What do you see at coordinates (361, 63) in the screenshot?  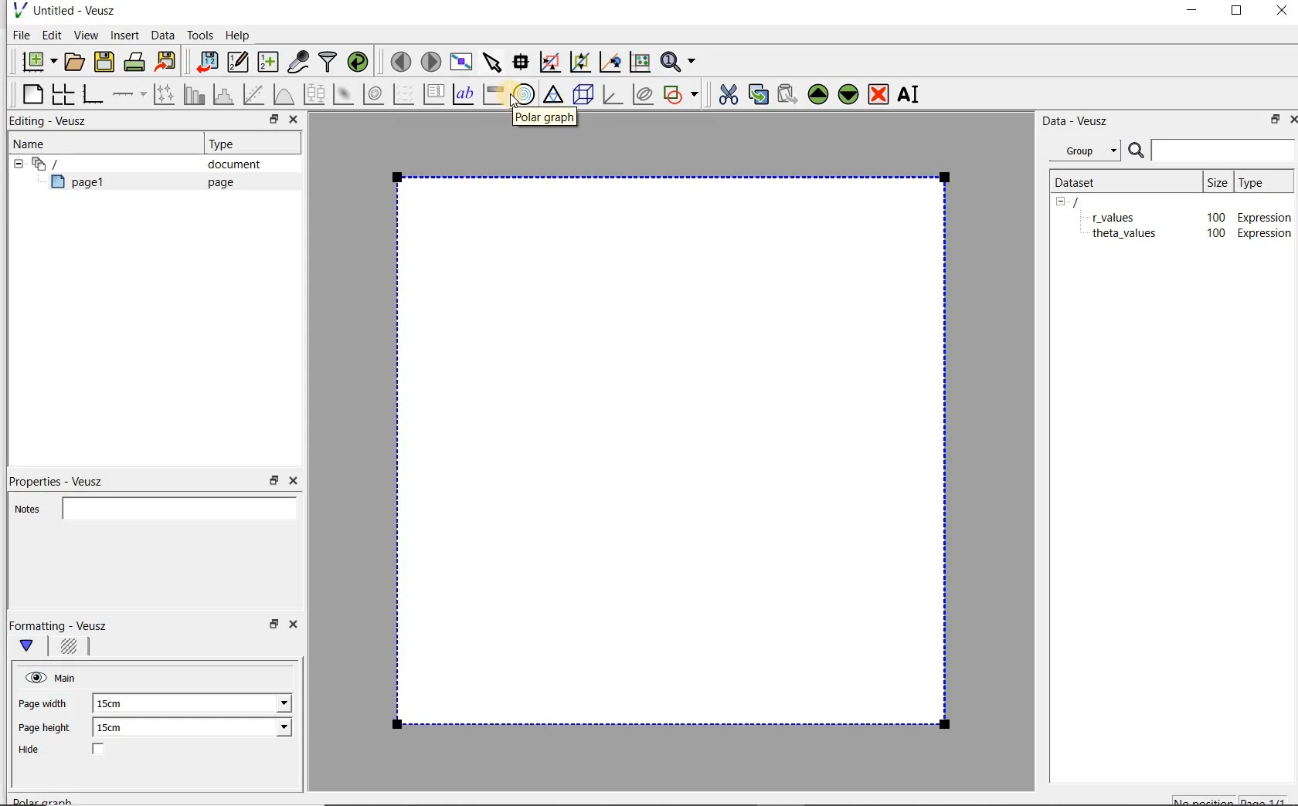 I see `reload linked datasets` at bounding box center [361, 63].